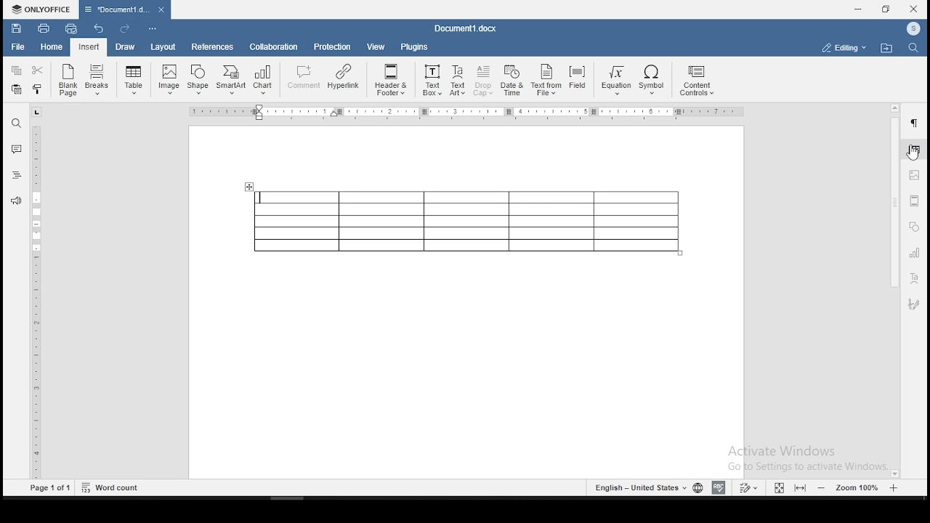  I want to click on Document3.docx, so click(468, 28).